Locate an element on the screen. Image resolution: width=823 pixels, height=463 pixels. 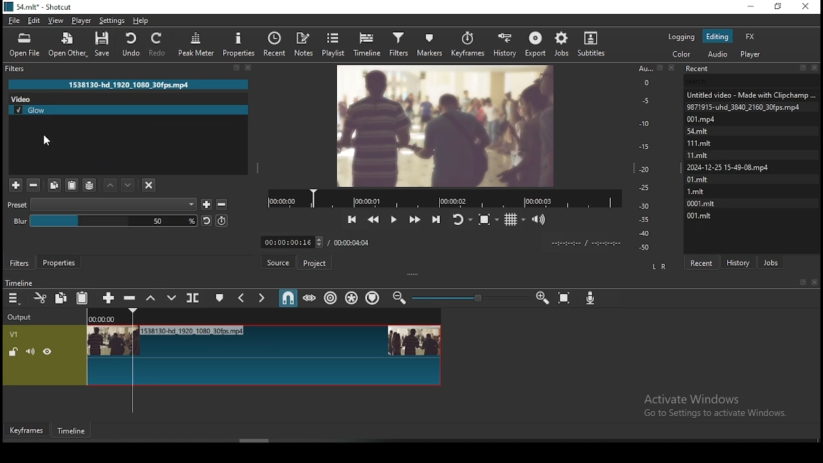
copy is located at coordinates (61, 297).